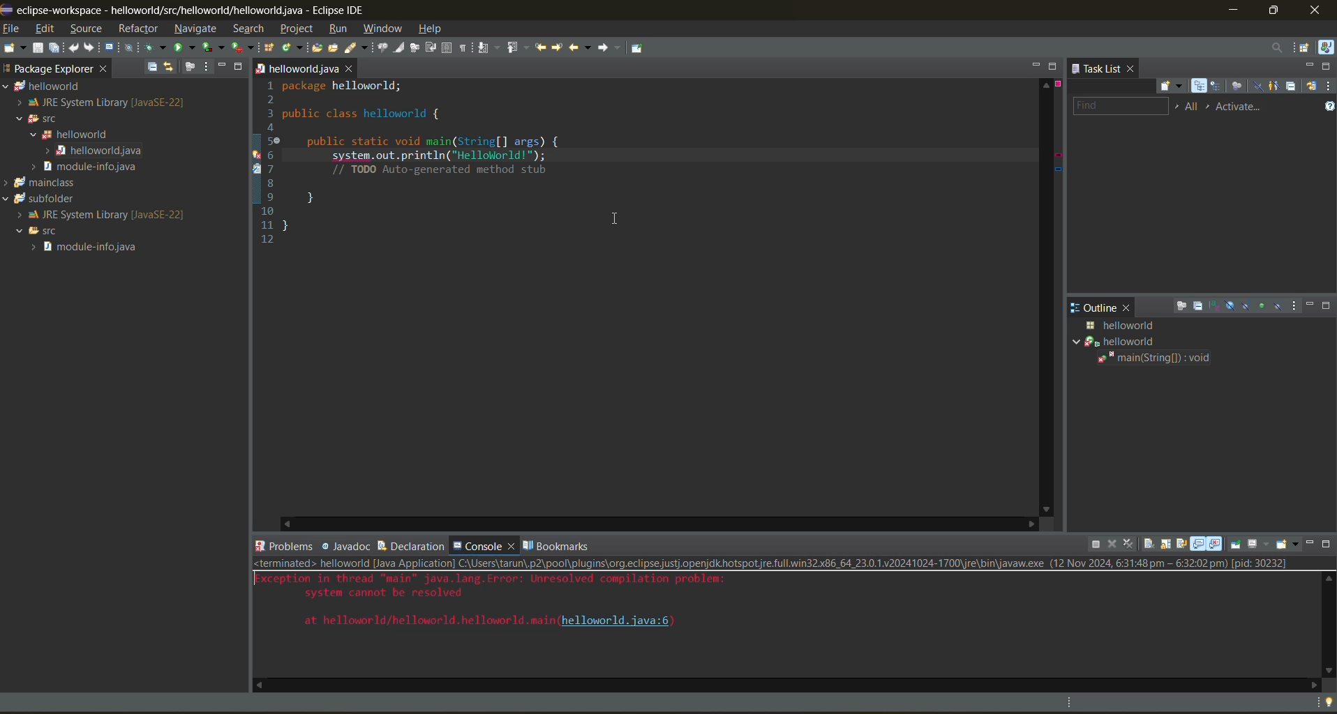  I want to click on automatically fold uninteresting elements, so click(416, 49).